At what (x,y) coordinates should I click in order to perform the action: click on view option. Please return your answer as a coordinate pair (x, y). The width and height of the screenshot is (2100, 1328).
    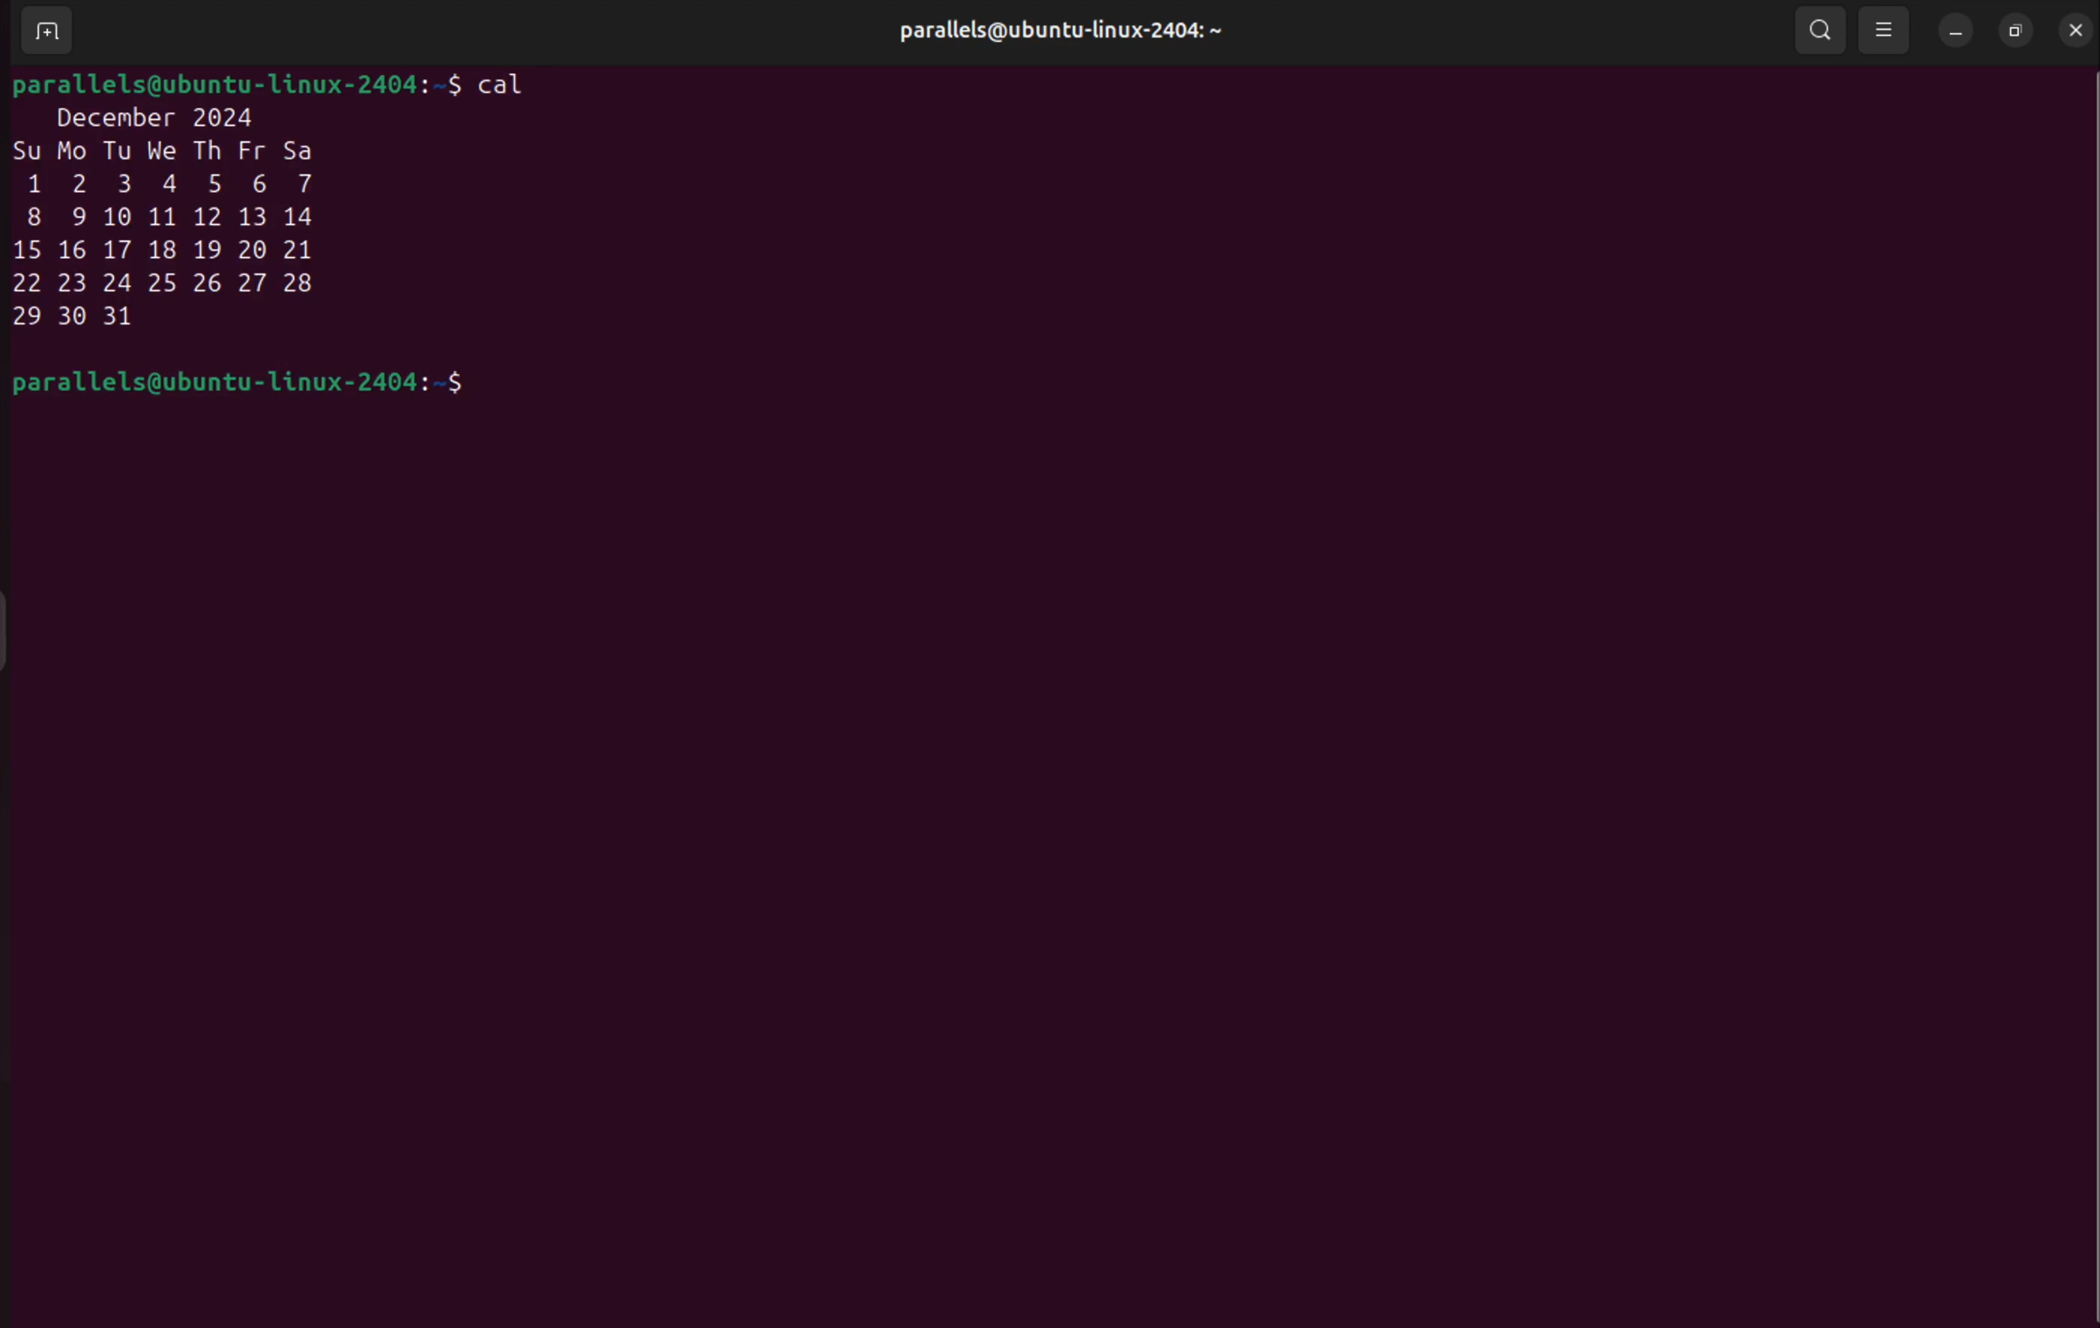
    Looking at the image, I should click on (1885, 33).